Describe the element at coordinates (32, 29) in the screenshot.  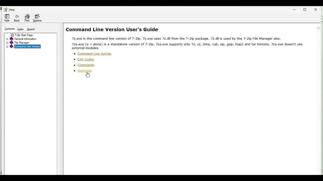
I see `Search` at that location.